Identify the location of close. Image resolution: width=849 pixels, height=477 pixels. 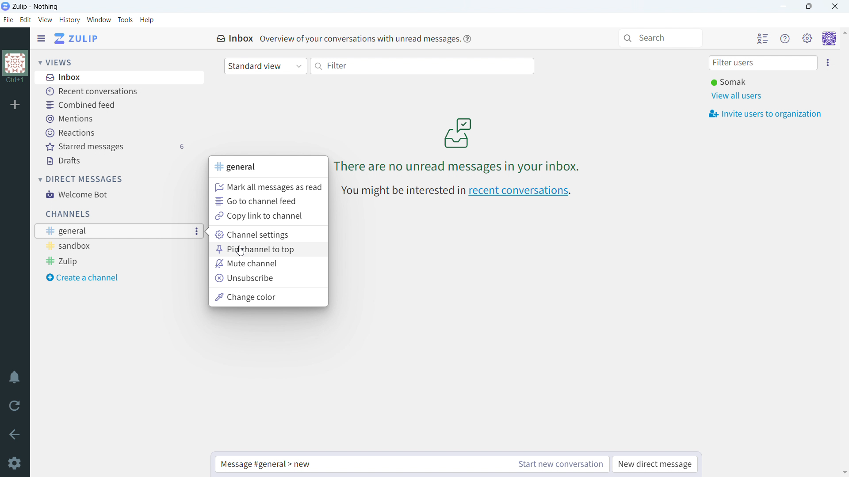
(834, 6).